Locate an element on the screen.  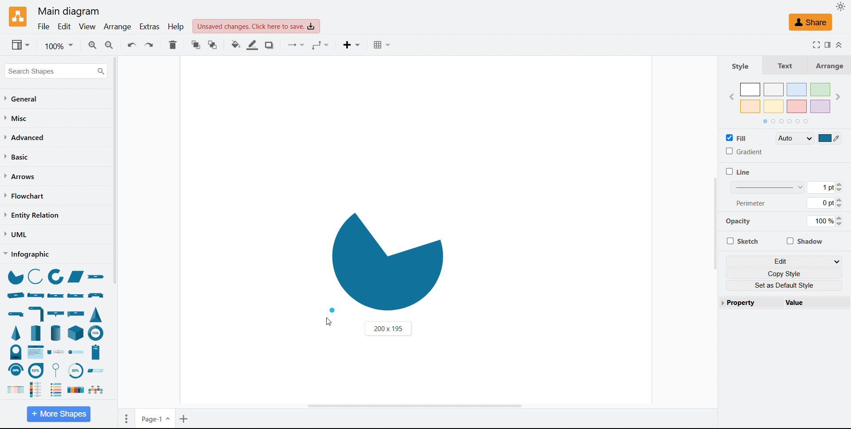
Title of the diagram  is located at coordinates (68, 12).